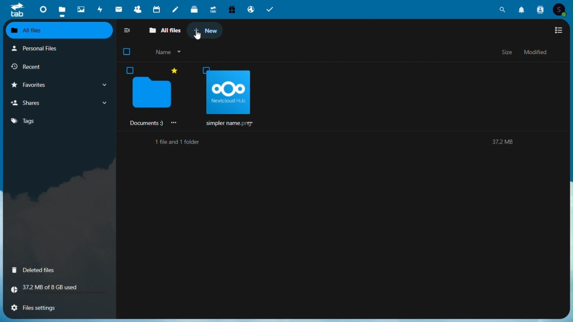  Describe the element at coordinates (535, 52) in the screenshot. I see `Modified` at that location.